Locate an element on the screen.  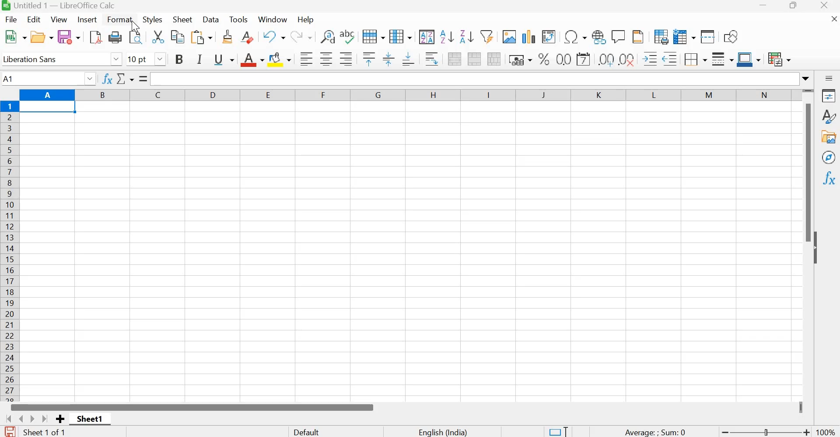
Font color is located at coordinates (251, 58).